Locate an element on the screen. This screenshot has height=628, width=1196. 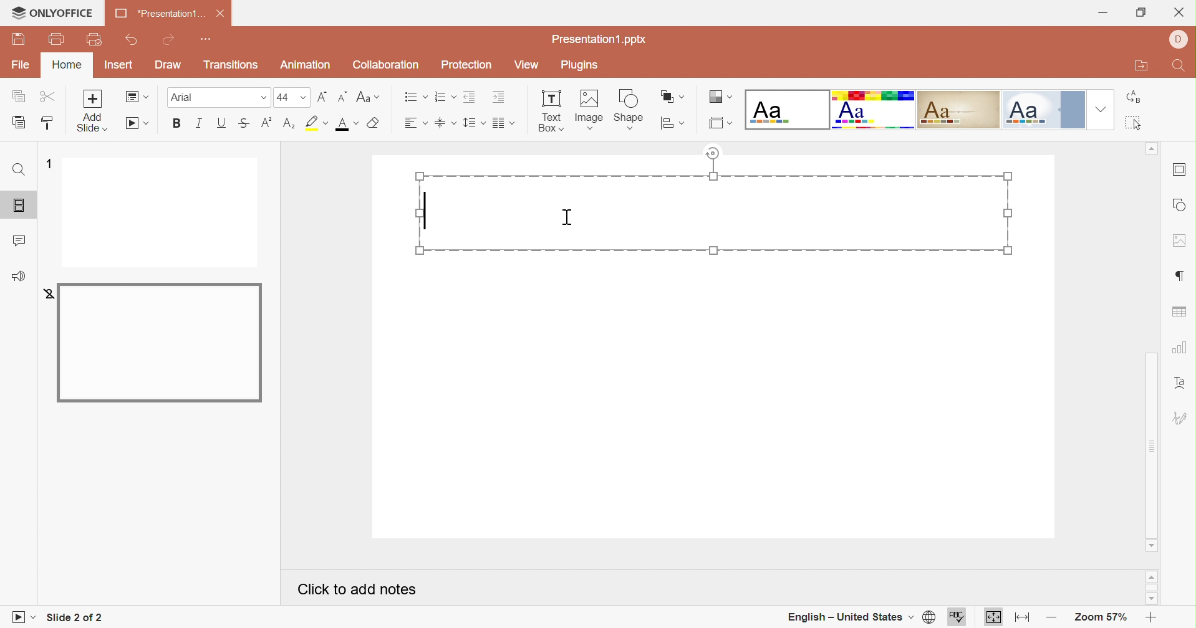
Insert is located at coordinates (119, 65).